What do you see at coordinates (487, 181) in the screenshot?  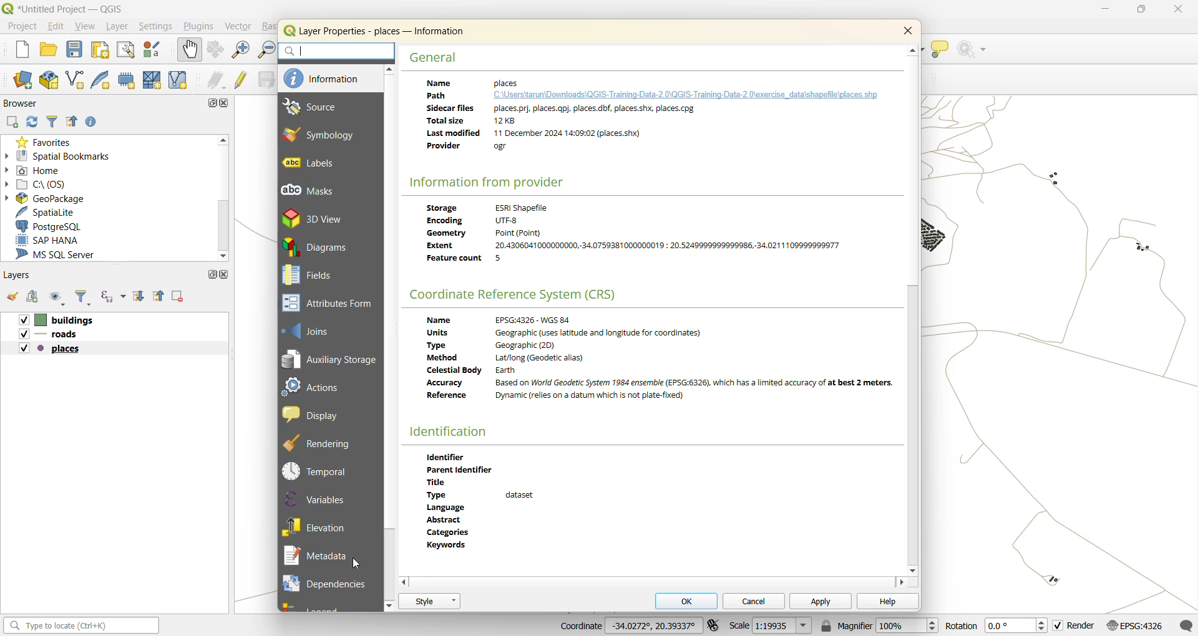 I see `information from provider` at bounding box center [487, 181].